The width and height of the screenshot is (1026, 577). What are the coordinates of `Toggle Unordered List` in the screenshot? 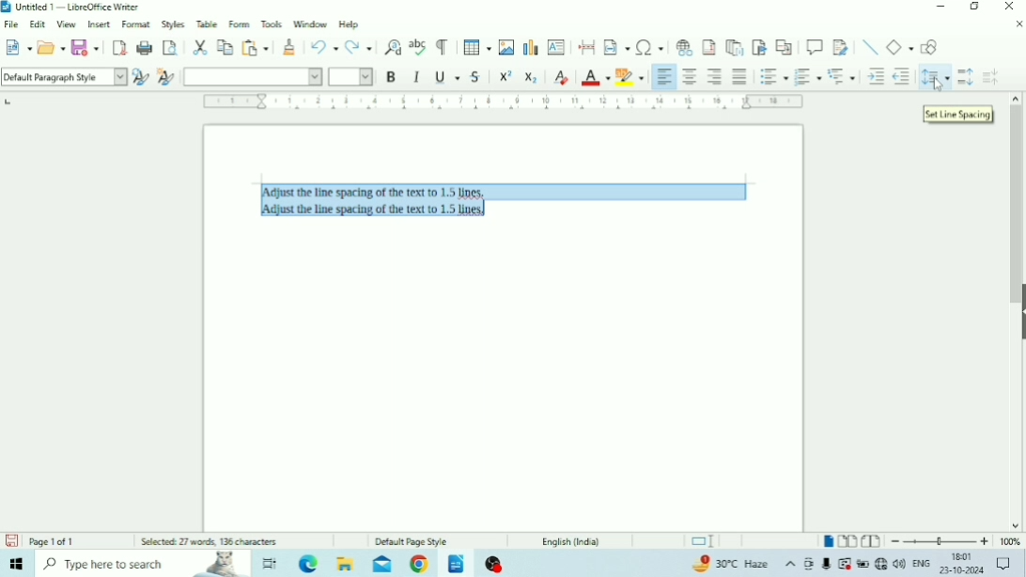 It's located at (772, 74).